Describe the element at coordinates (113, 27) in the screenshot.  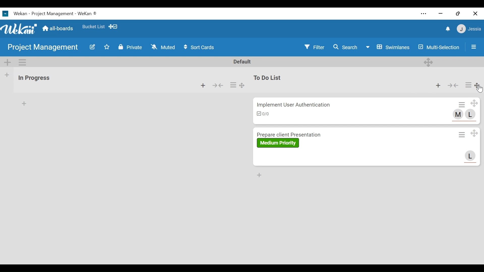
I see `Show Desktop drag handles` at that location.